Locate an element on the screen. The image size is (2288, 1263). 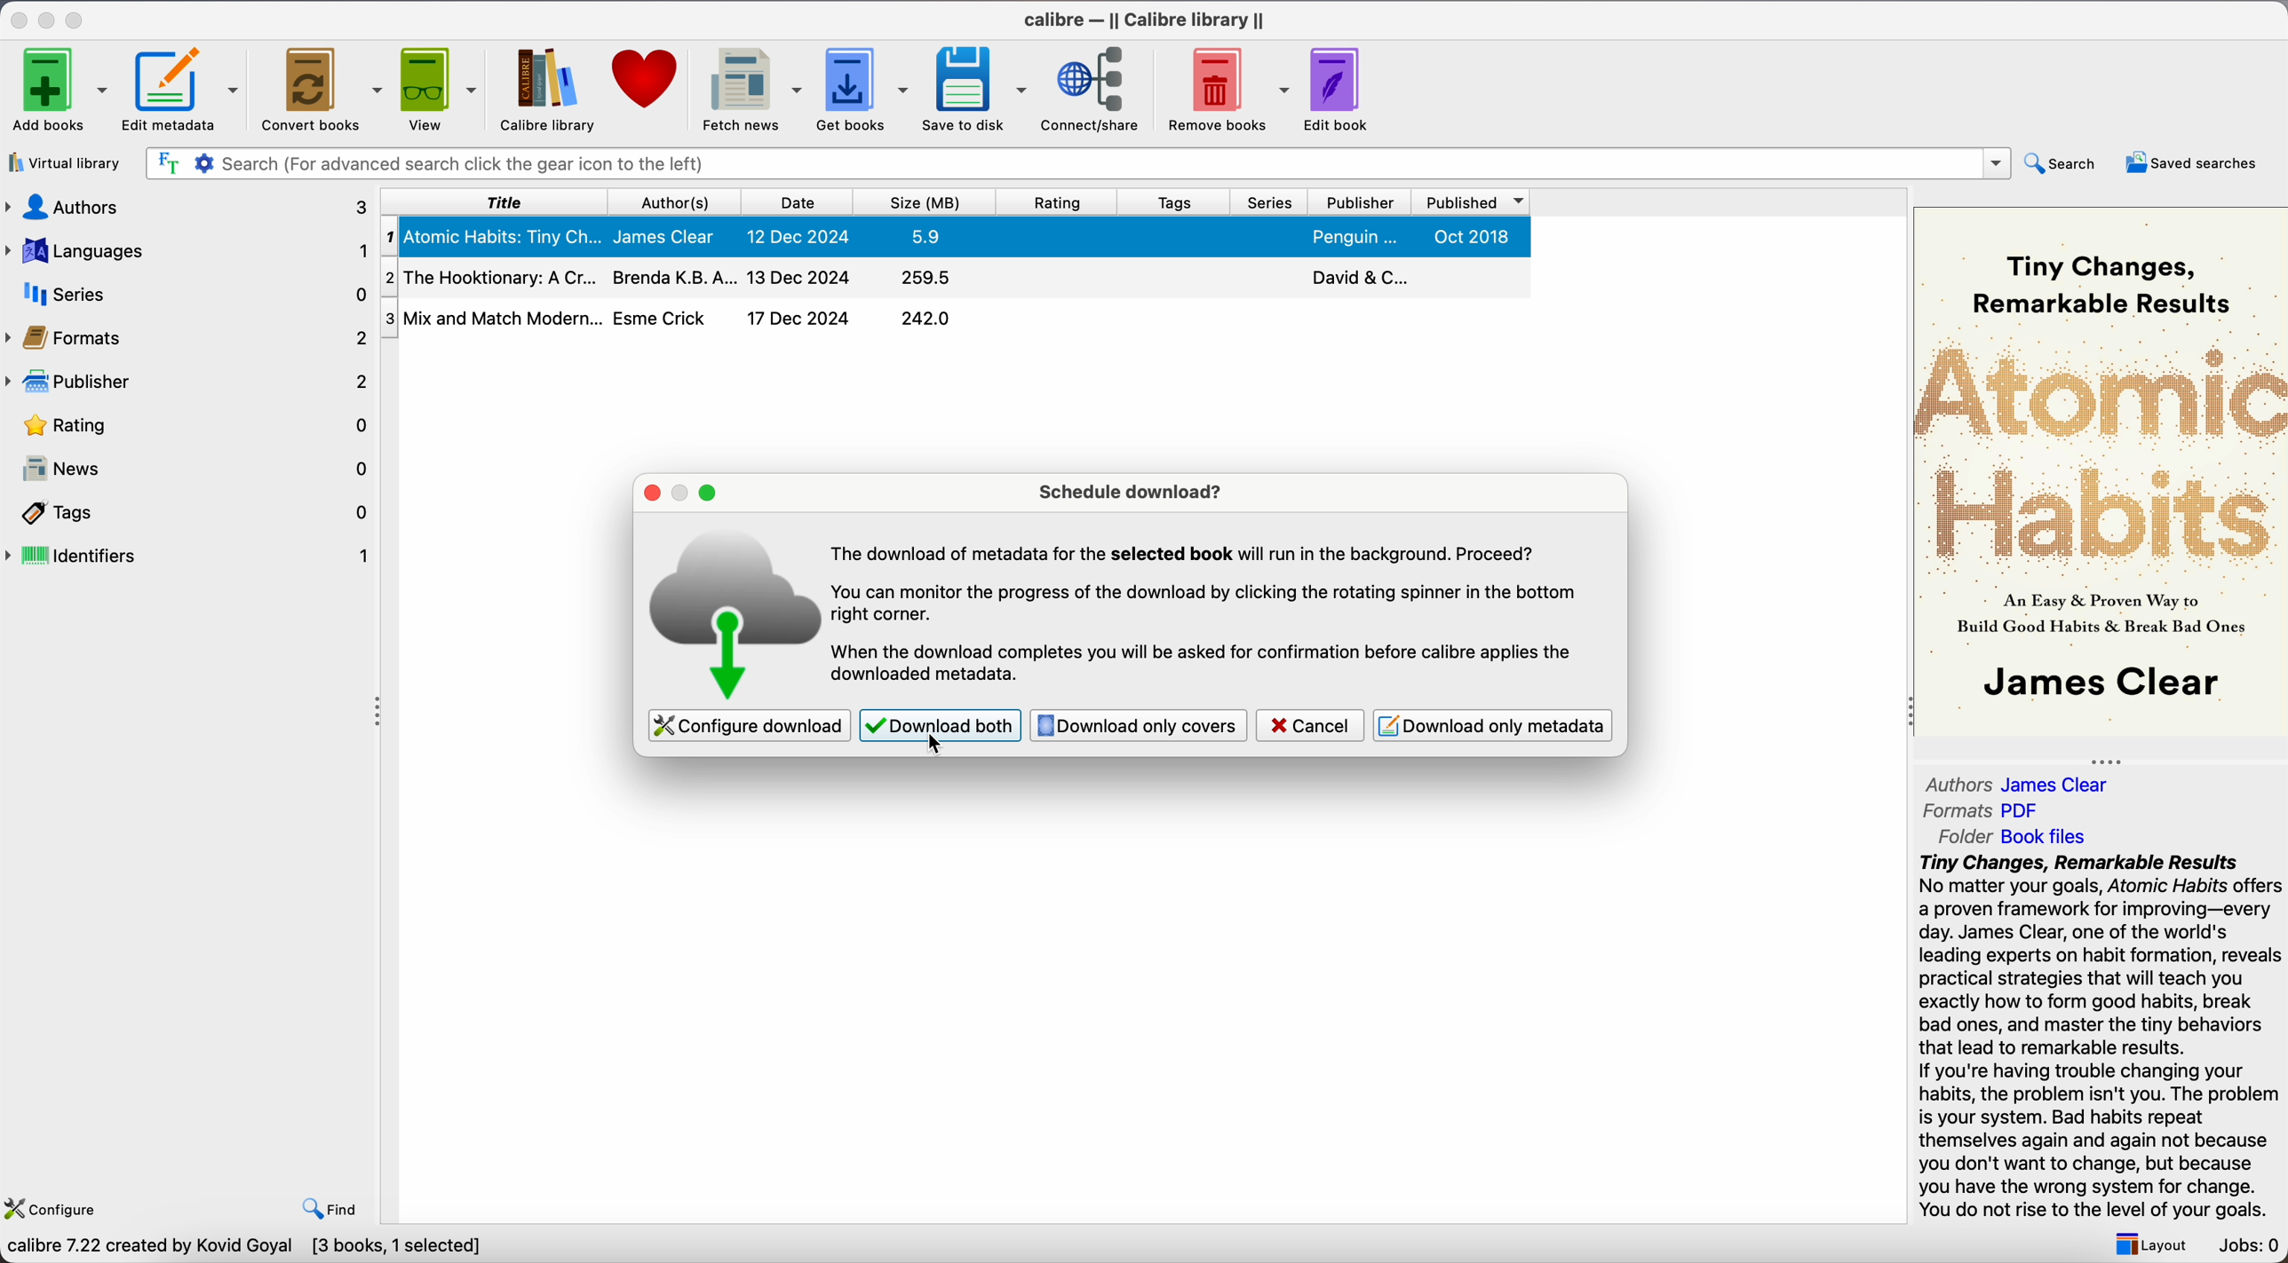
12 Dec 2024 is located at coordinates (798, 234).